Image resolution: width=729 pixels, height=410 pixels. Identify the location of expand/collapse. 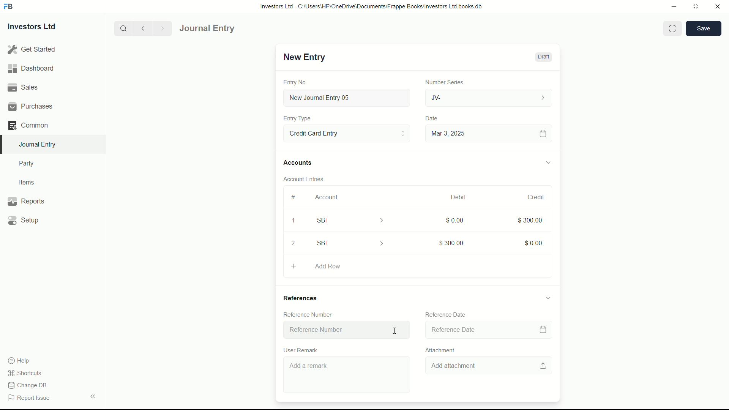
(93, 396).